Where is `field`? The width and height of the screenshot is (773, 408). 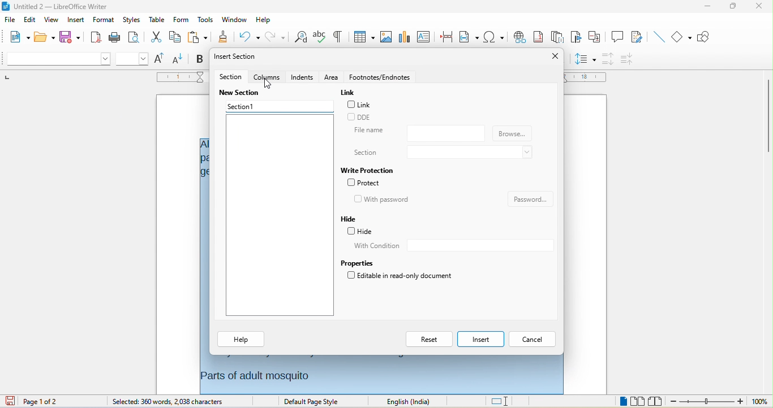 field is located at coordinates (469, 37).